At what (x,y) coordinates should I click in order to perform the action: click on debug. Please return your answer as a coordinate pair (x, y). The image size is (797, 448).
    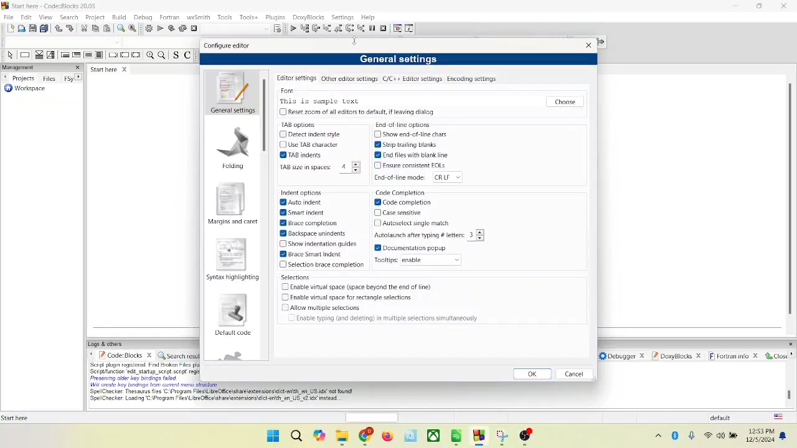
    Looking at the image, I should click on (291, 29).